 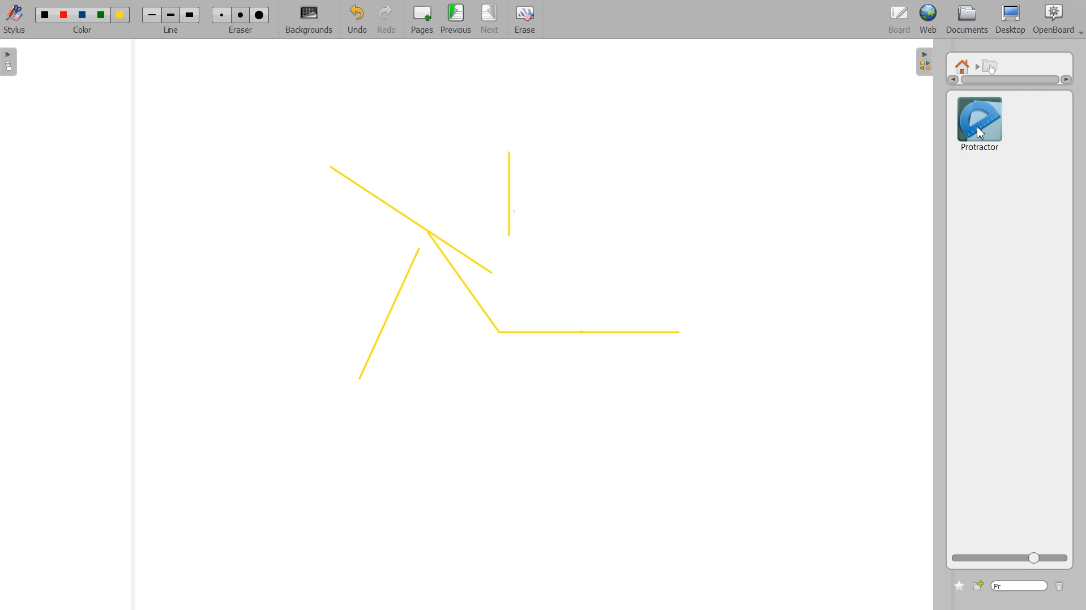 I want to click on color, so click(x=84, y=32).